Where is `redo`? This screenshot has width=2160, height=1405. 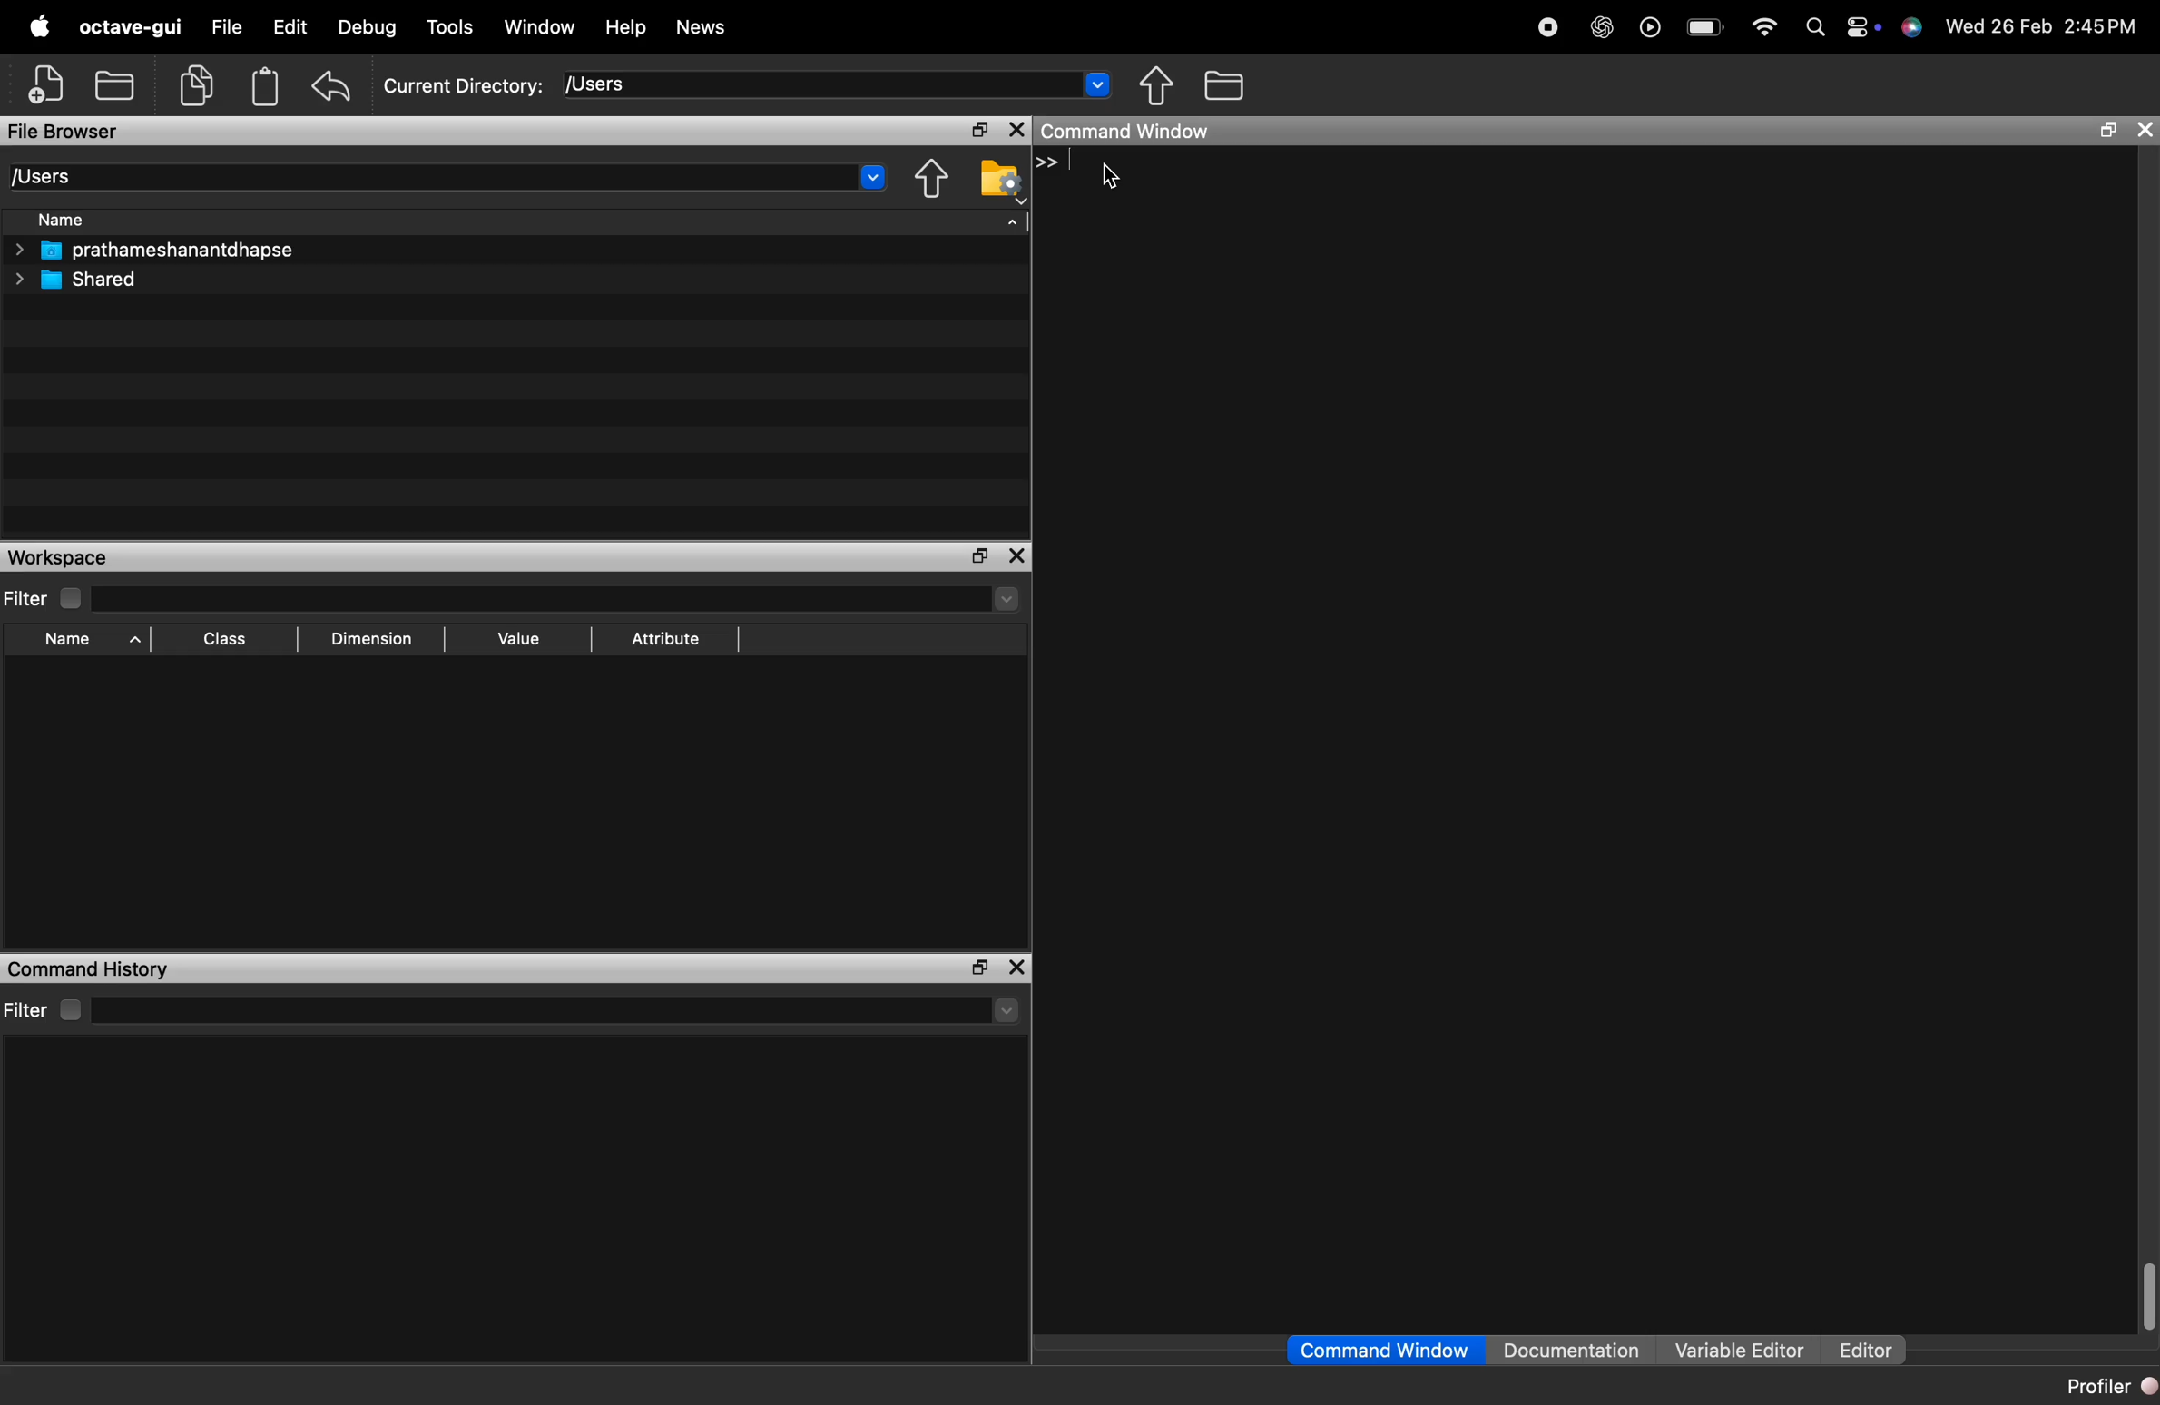 redo is located at coordinates (338, 85).